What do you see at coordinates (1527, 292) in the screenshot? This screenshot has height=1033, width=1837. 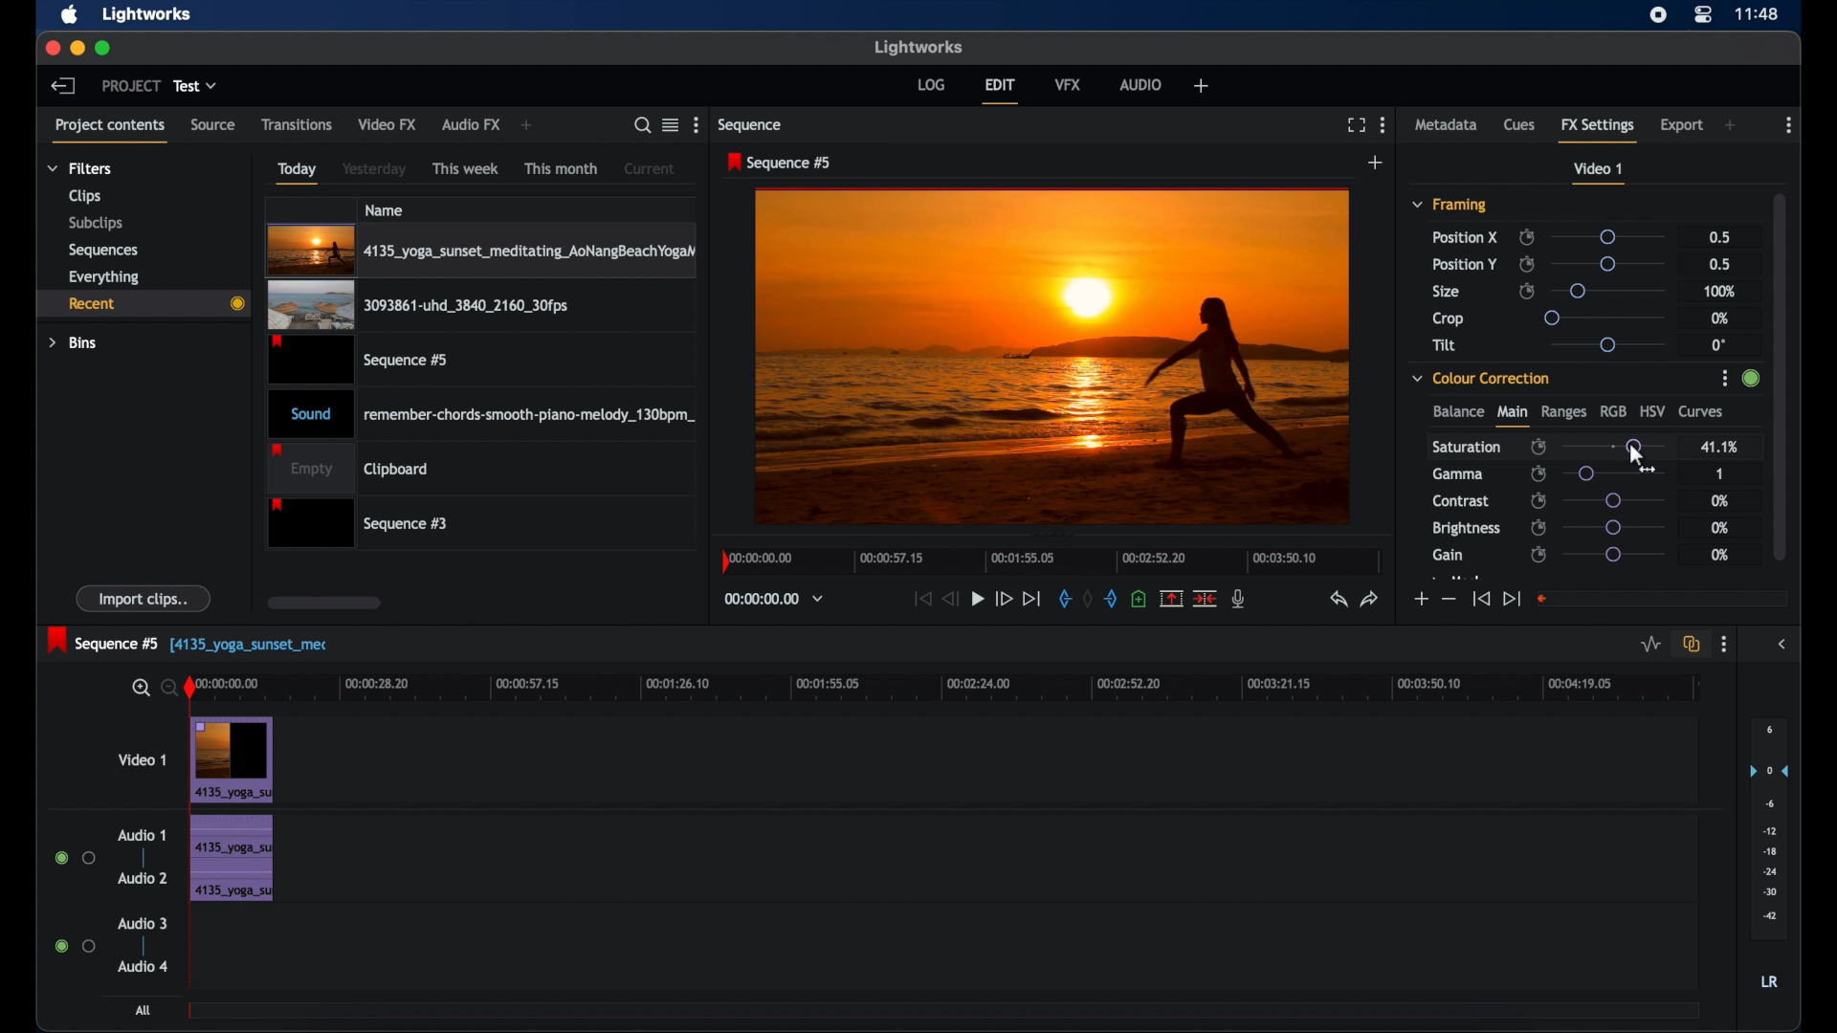 I see `enable/disable keyframes` at bounding box center [1527, 292].